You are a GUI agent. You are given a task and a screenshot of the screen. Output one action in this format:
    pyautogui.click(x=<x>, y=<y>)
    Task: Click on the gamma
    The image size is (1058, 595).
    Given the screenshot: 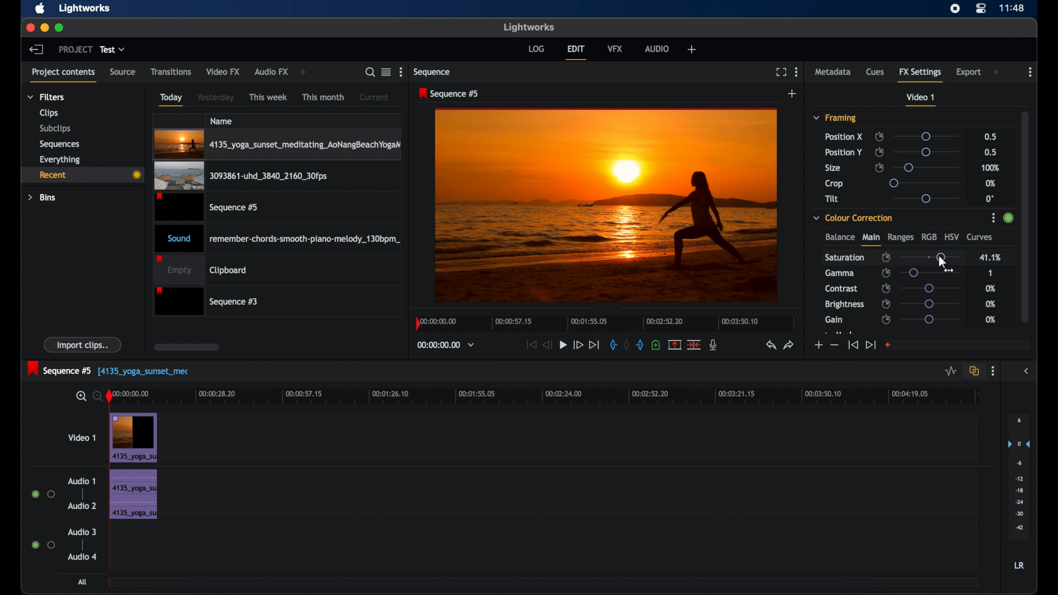 What is the action you would take?
    pyautogui.click(x=839, y=273)
    